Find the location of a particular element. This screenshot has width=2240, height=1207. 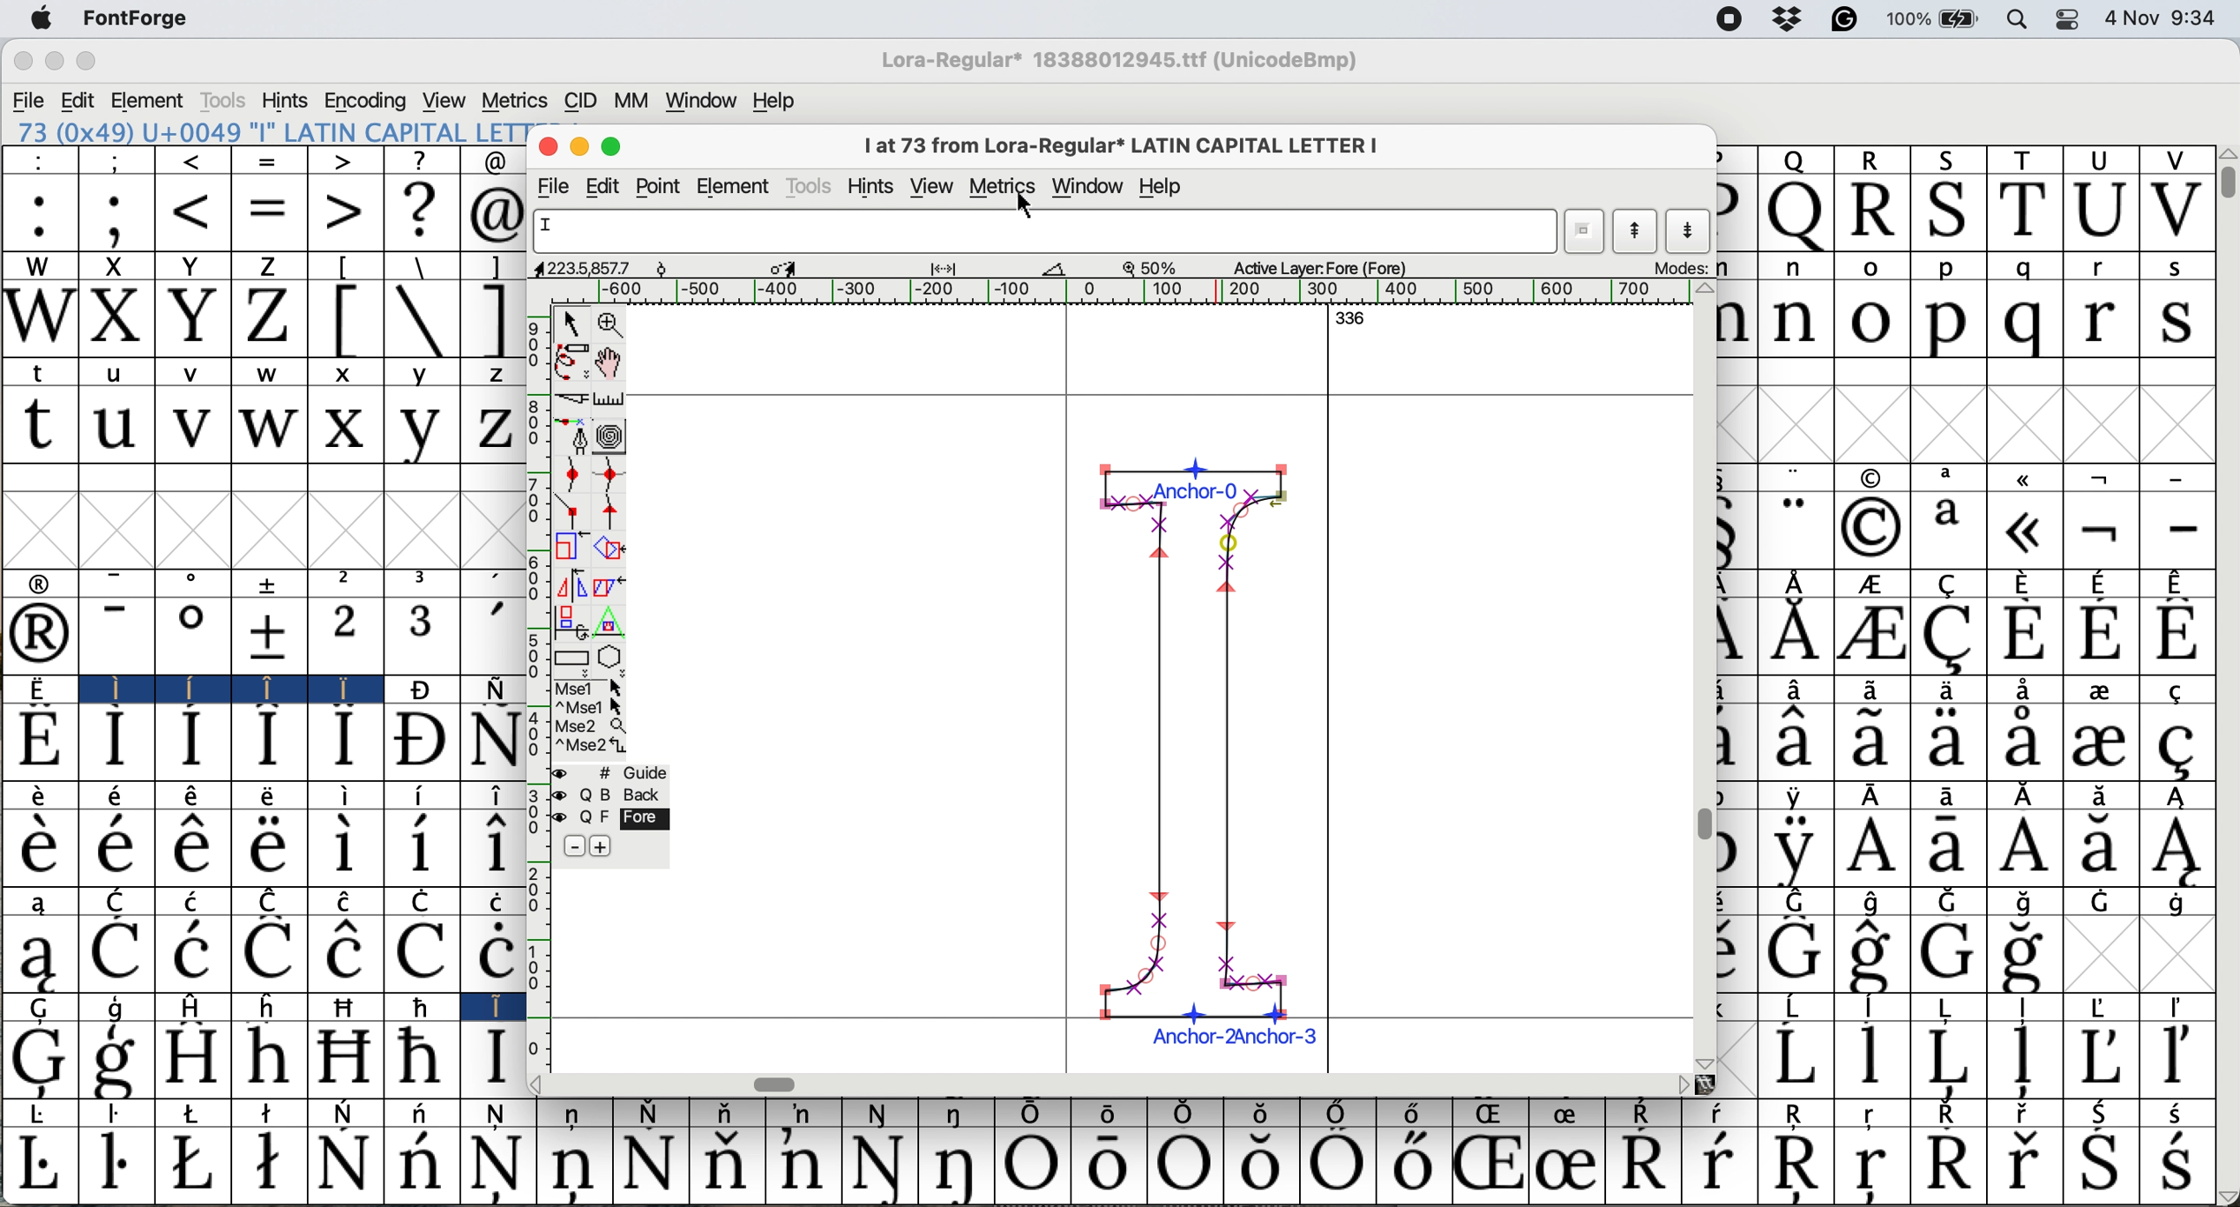

Symbol is located at coordinates (339, 690).